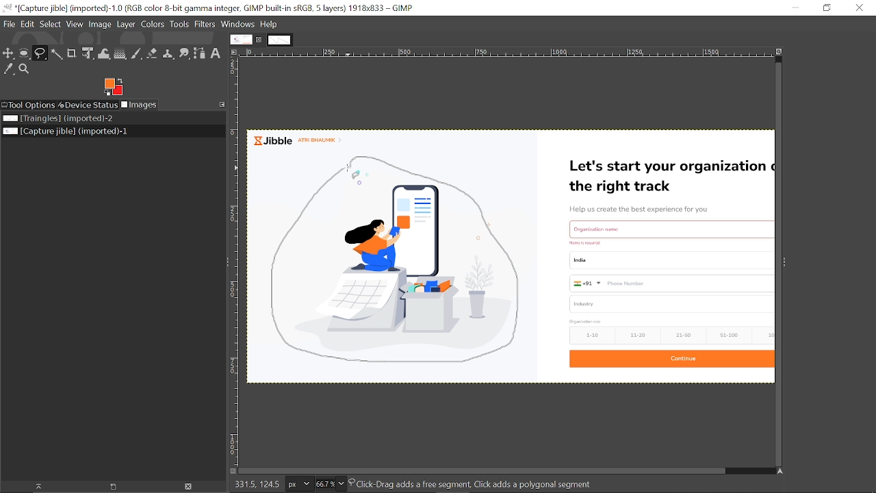  I want to click on layer details, so click(474, 485).